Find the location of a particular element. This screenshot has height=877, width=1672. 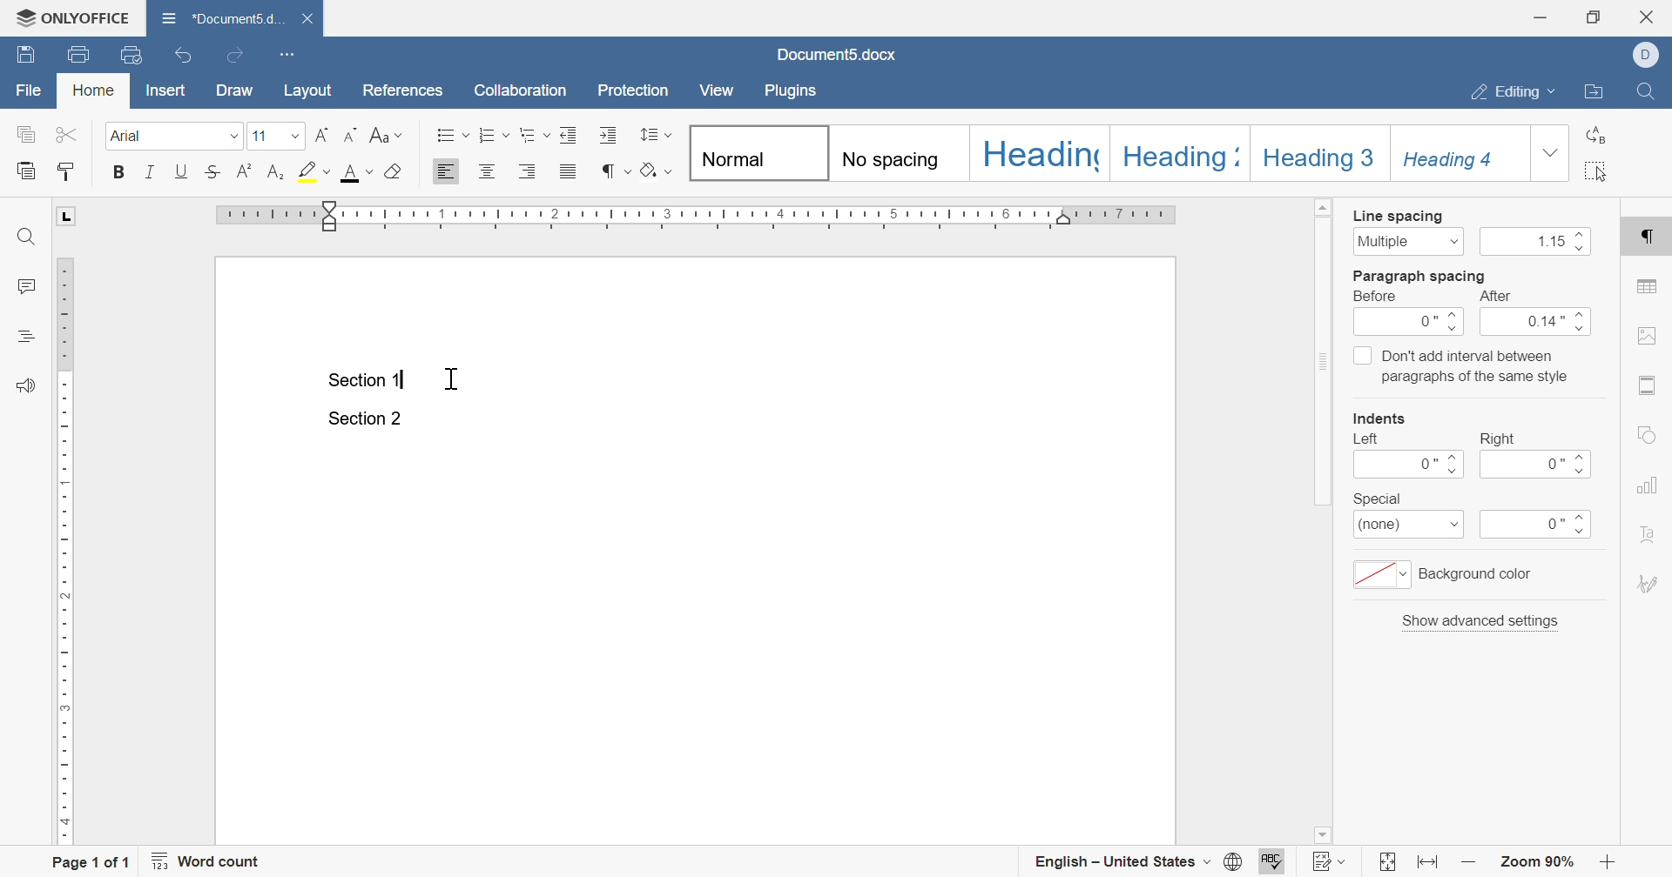

copy is located at coordinates (24, 134).